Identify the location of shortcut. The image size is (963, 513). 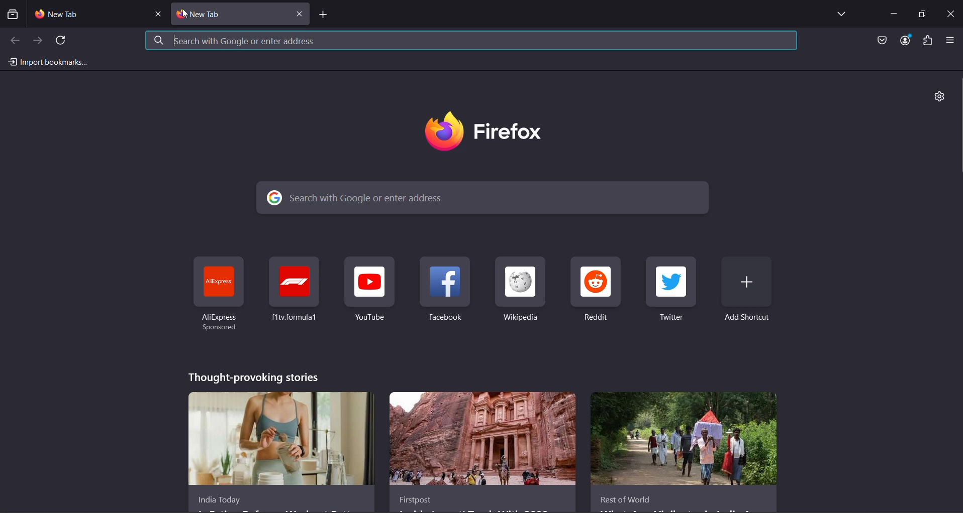
(294, 290).